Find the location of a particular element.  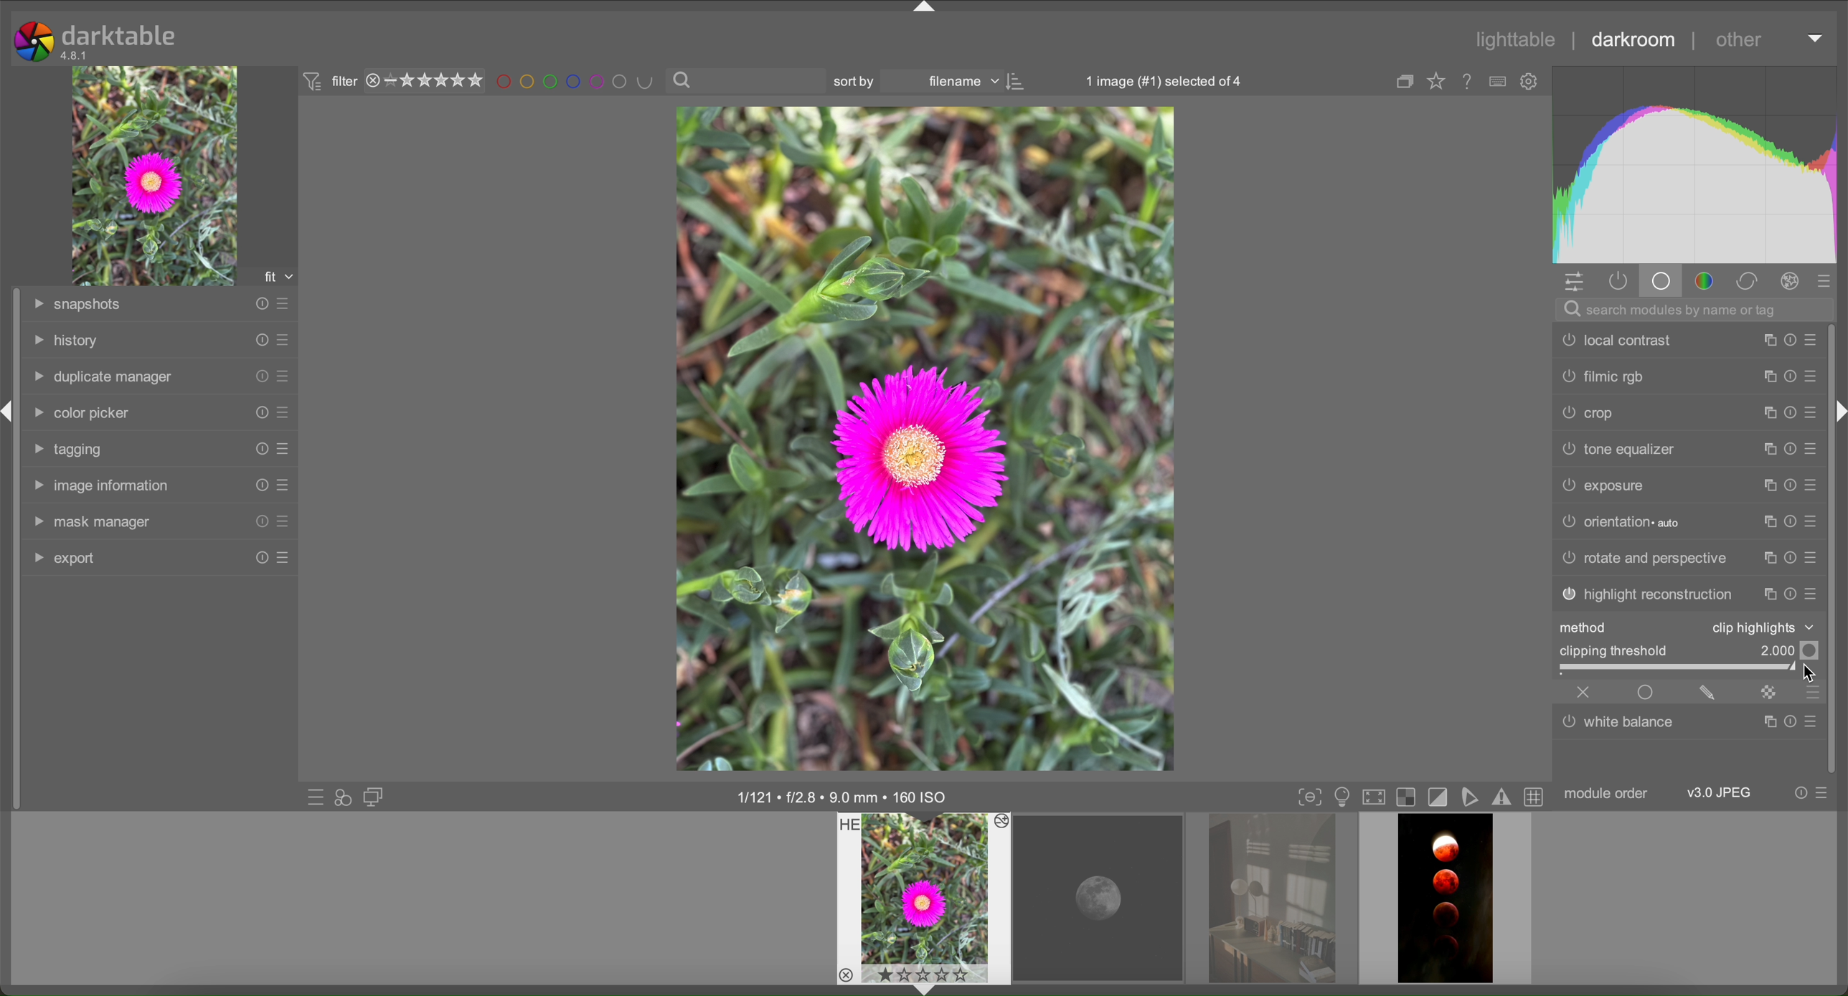

presets is located at coordinates (283, 521).